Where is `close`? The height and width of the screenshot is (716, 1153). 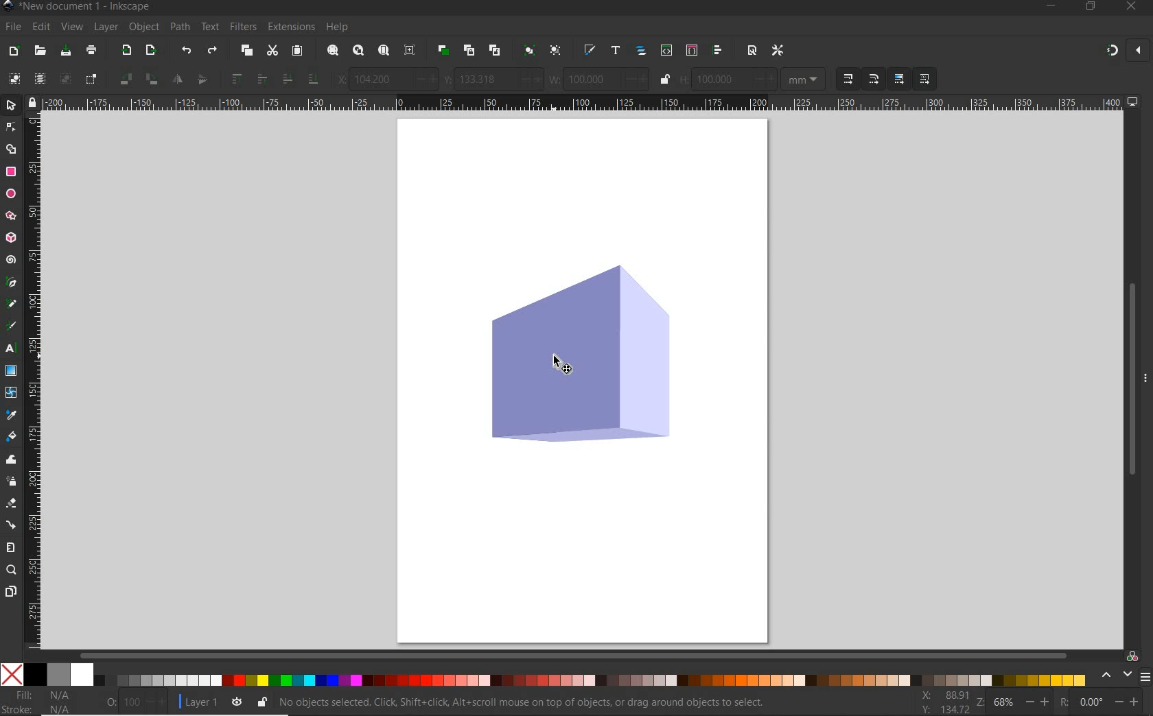
close is located at coordinates (1140, 51).